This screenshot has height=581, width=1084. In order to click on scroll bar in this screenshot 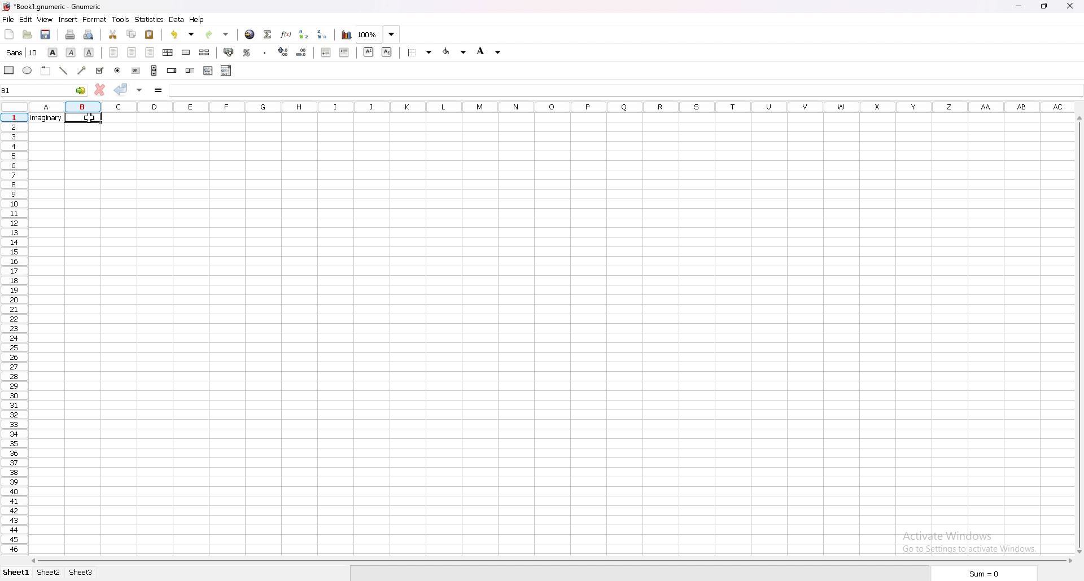, I will do `click(1078, 336)`.